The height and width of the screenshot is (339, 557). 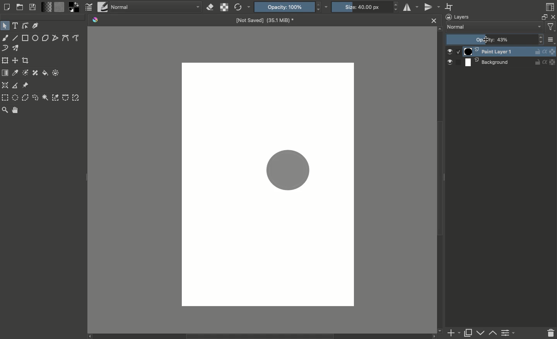 What do you see at coordinates (263, 19) in the screenshot?
I see `Name` at bounding box center [263, 19].